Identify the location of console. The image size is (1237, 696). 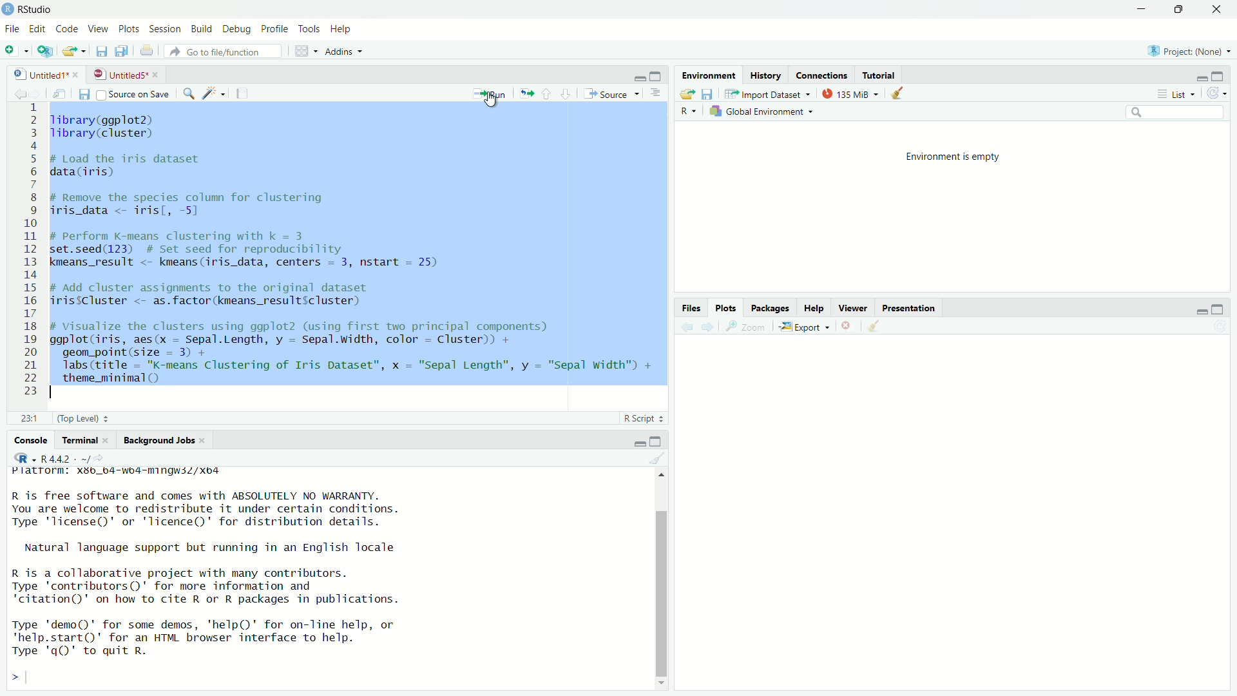
(26, 438).